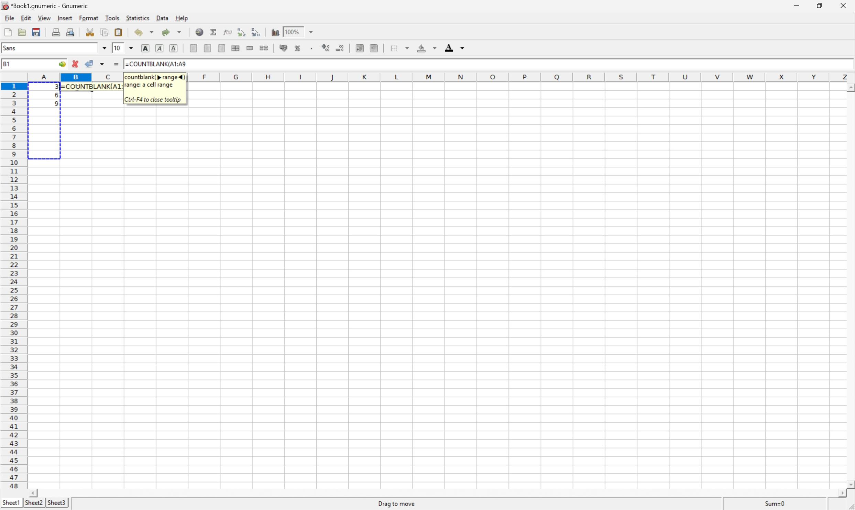 This screenshot has height=510, width=855. What do you see at coordinates (311, 49) in the screenshot?
I see `Set the format of the selected cells to include a thousands separator` at bounding box center [311, 49].